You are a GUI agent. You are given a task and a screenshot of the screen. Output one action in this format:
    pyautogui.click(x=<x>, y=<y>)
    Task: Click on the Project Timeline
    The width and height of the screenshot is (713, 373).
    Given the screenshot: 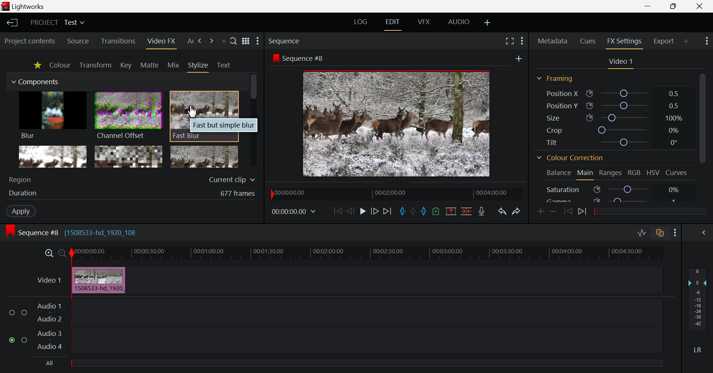 What is the action you would take?
    pyautogui.click(x=367, y=252)
    